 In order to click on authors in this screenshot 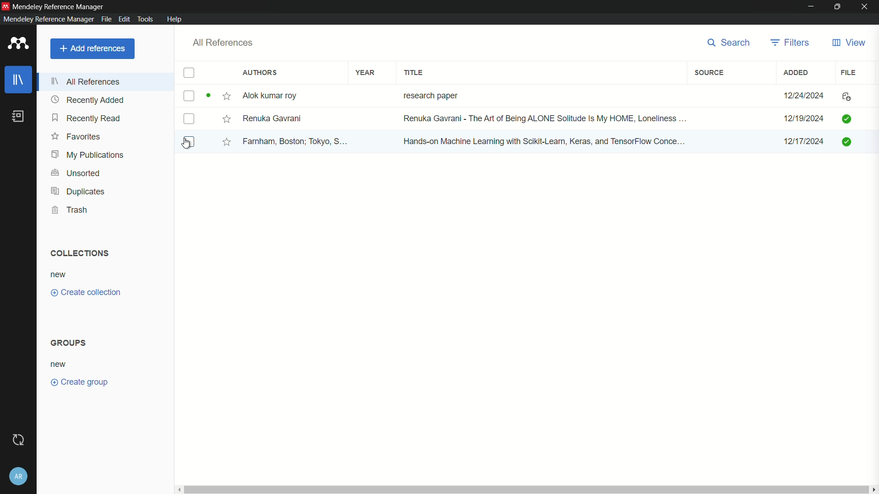, I will do `click(259, 73)`.